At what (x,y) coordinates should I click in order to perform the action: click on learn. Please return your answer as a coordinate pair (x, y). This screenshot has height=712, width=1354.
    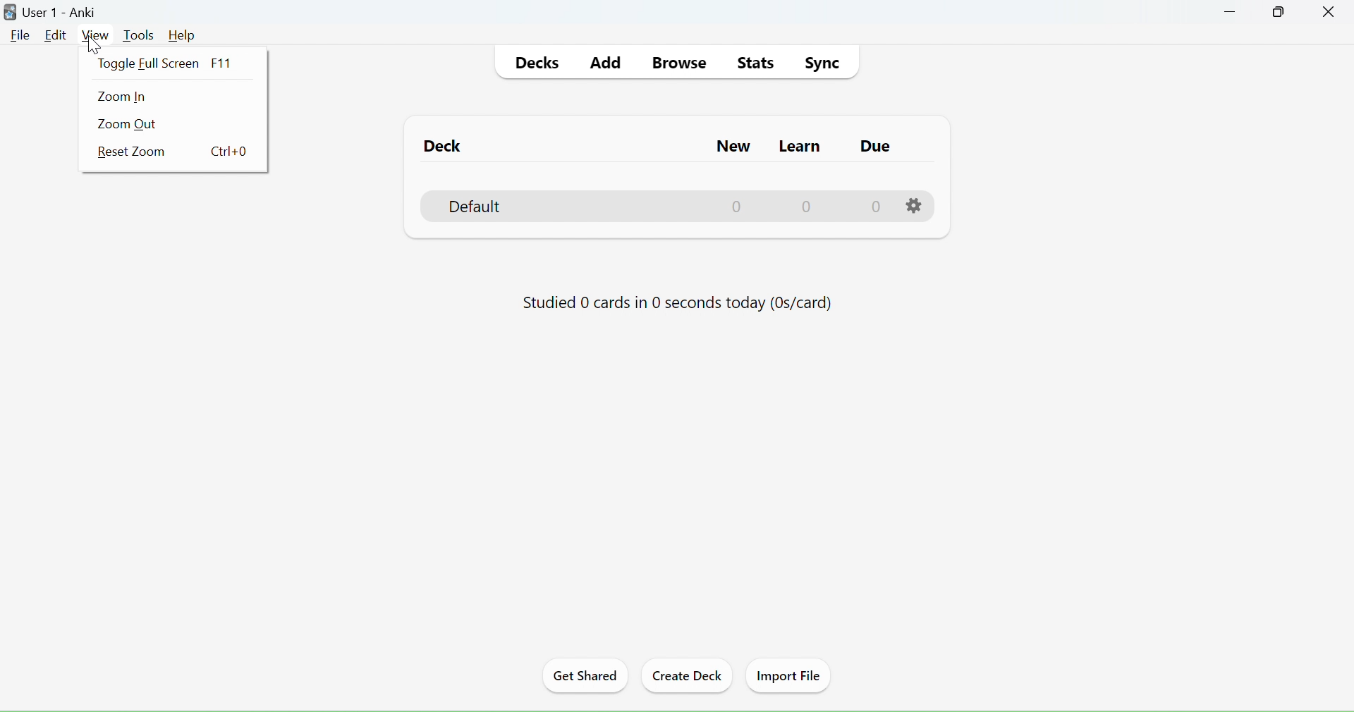
    Looking at the image, I should click on (799, 178).